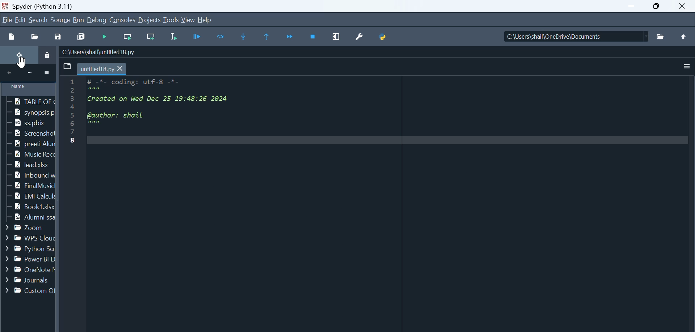  Describe the element at coordinates (27, 112) in the screenshot. I see `synopsis.p..` at that location.